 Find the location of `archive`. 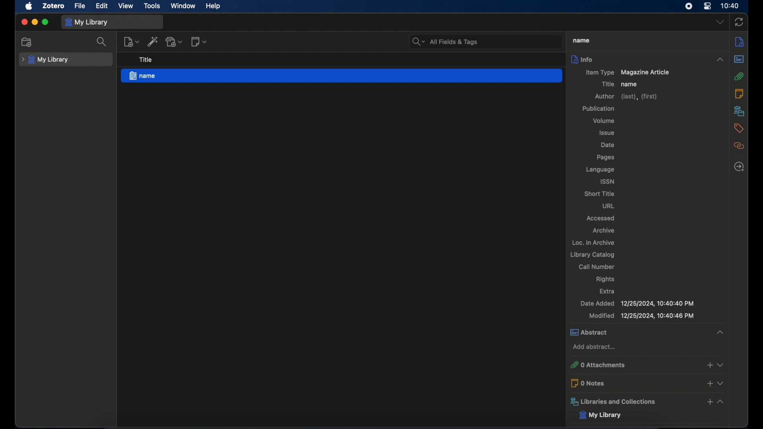

archive is located at coordinates (604, 230).